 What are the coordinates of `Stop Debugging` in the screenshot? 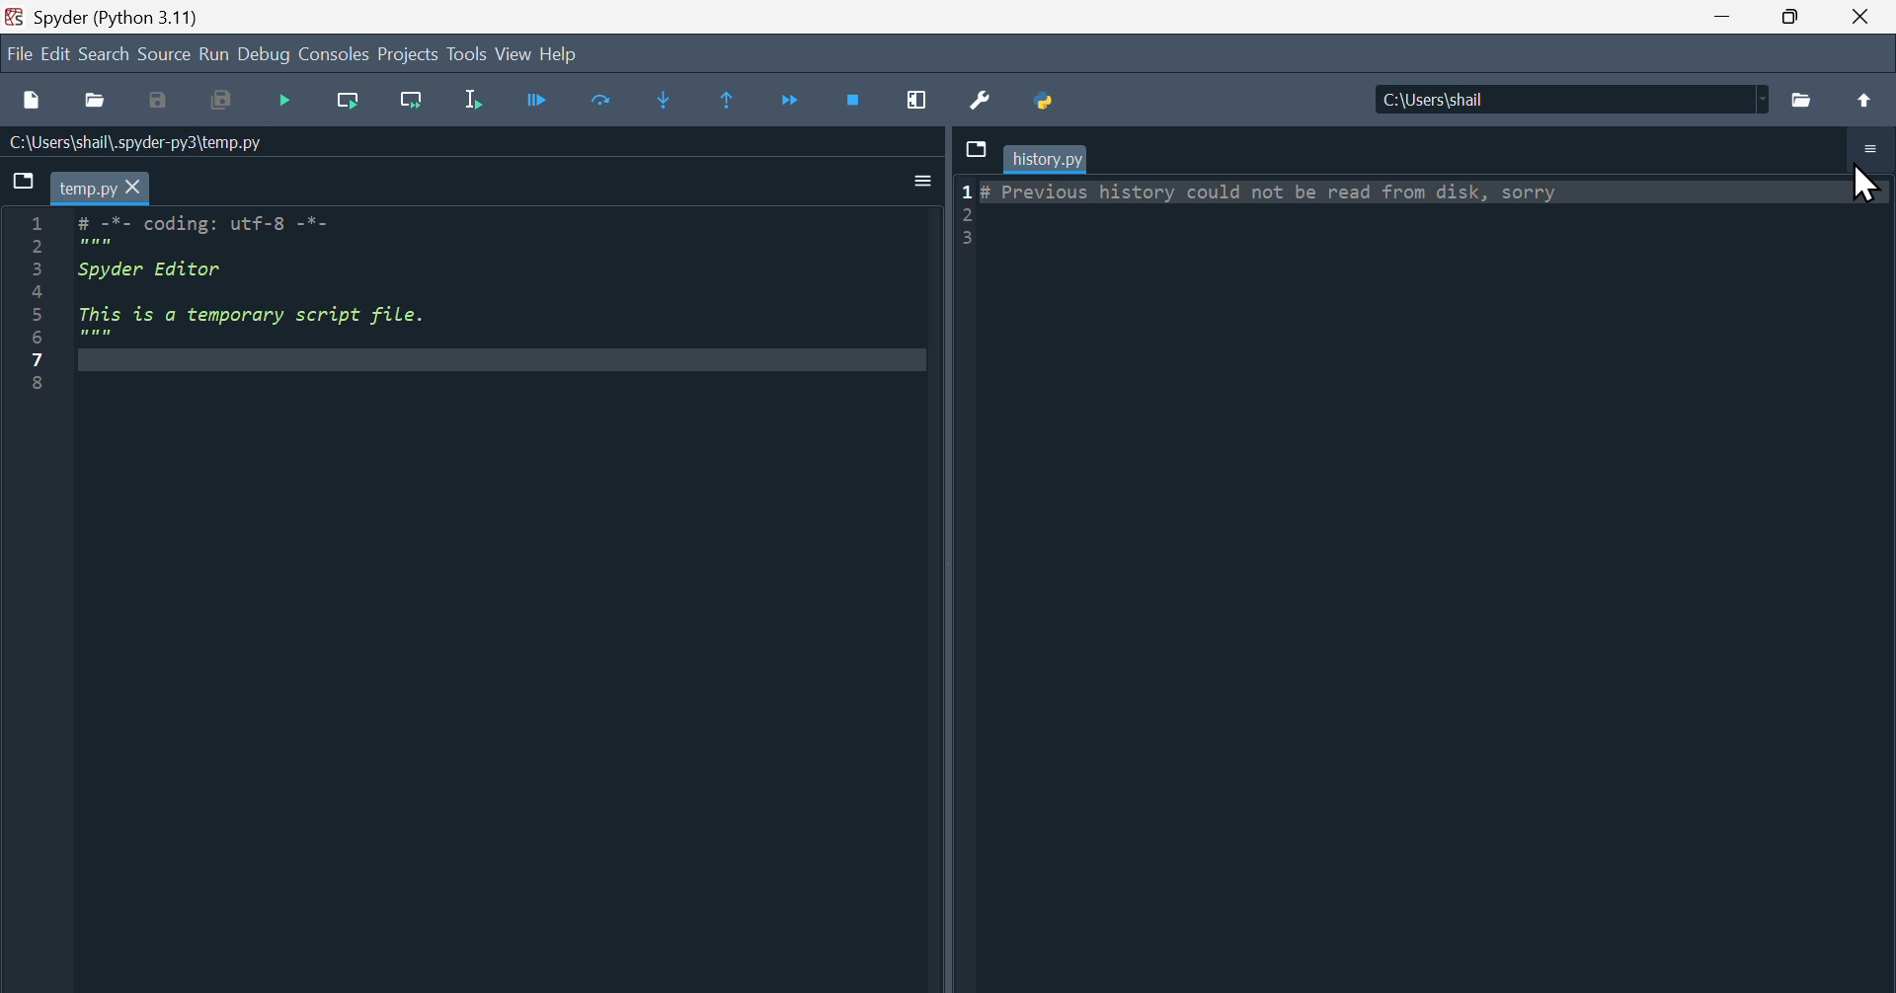 It's located at (857, 99).